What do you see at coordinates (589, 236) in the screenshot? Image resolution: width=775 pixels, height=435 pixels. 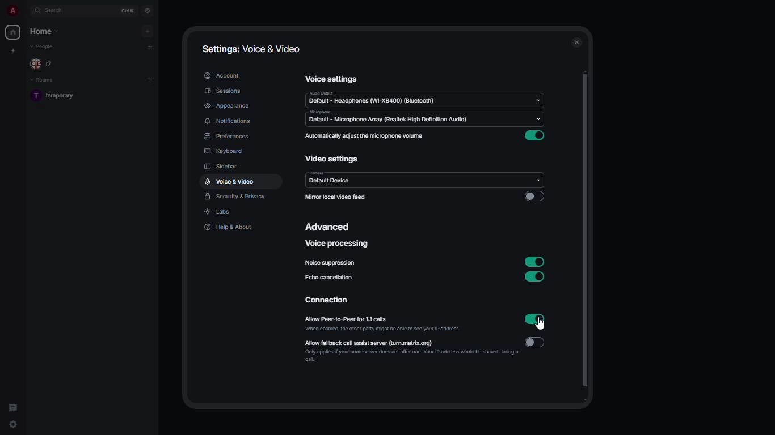 I see `scroll bar` at bounding box center [589, 236].